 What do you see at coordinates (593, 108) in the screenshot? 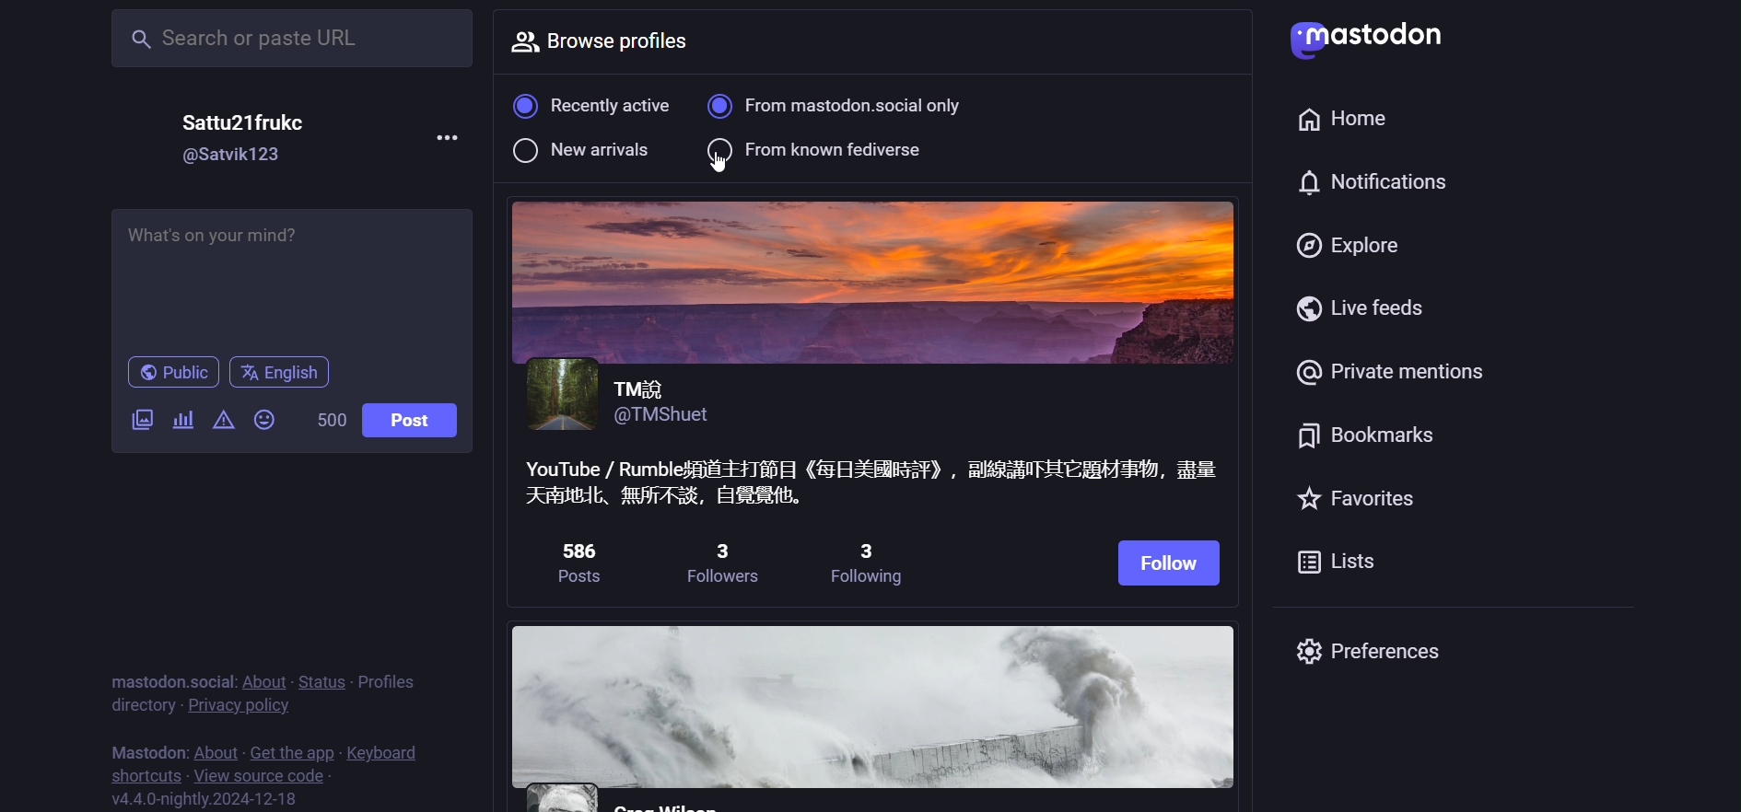
I see `recently active ` at bounding box center [593, 108].